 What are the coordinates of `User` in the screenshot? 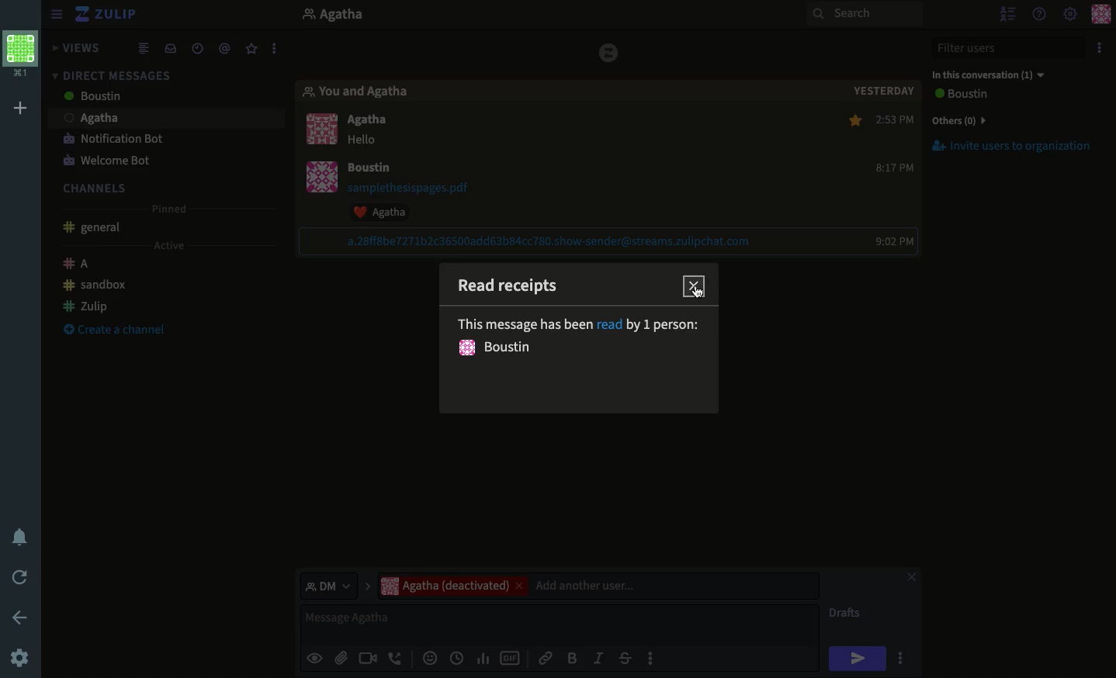 It's located at (350, 16).